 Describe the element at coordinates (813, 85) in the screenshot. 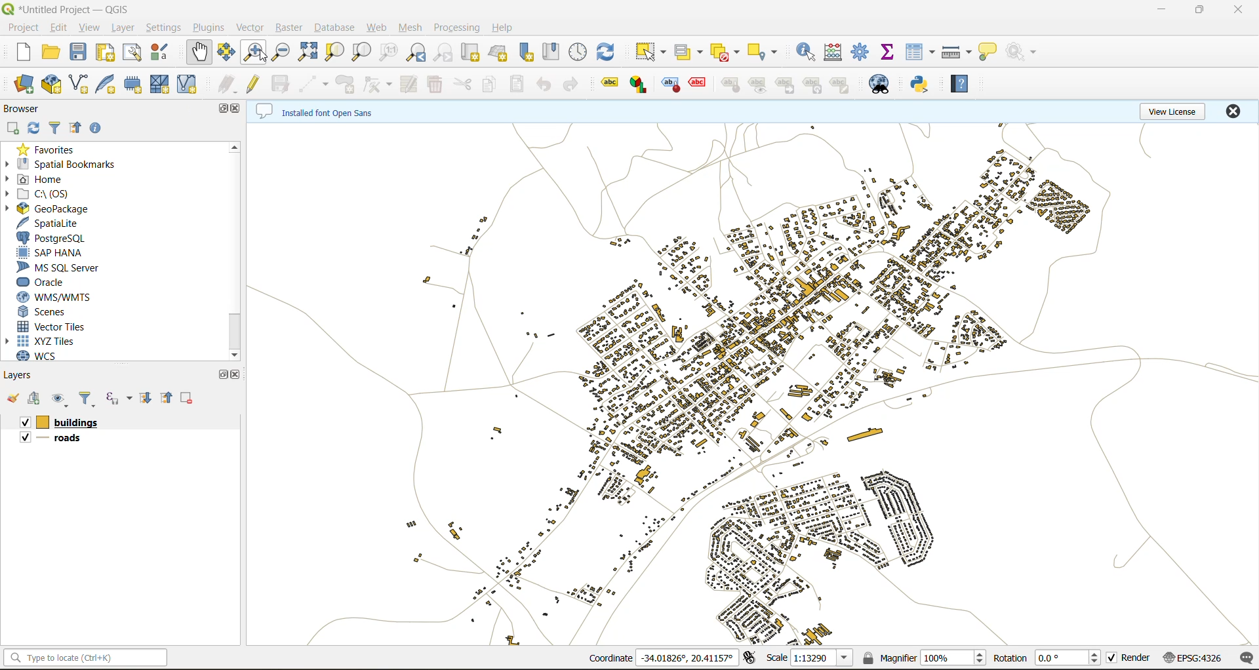

I see `Rotate Label` at that location.